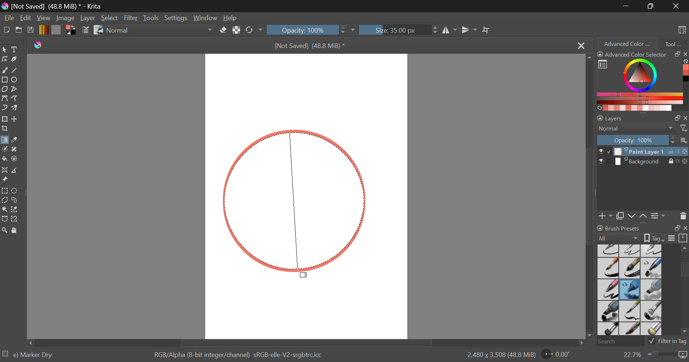 The width and height of the screenshot is (689, 362). Describe the element at coordinates (4, 49) in the screenshot. I see `Select` at that location.